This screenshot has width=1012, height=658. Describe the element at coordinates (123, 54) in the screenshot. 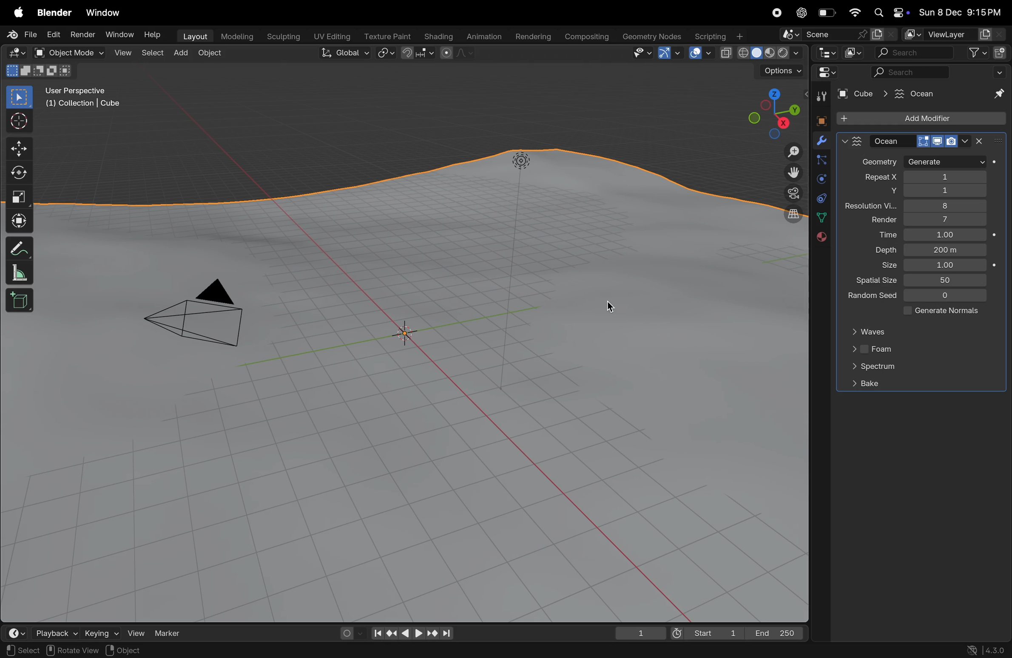

I see `view` at that location.